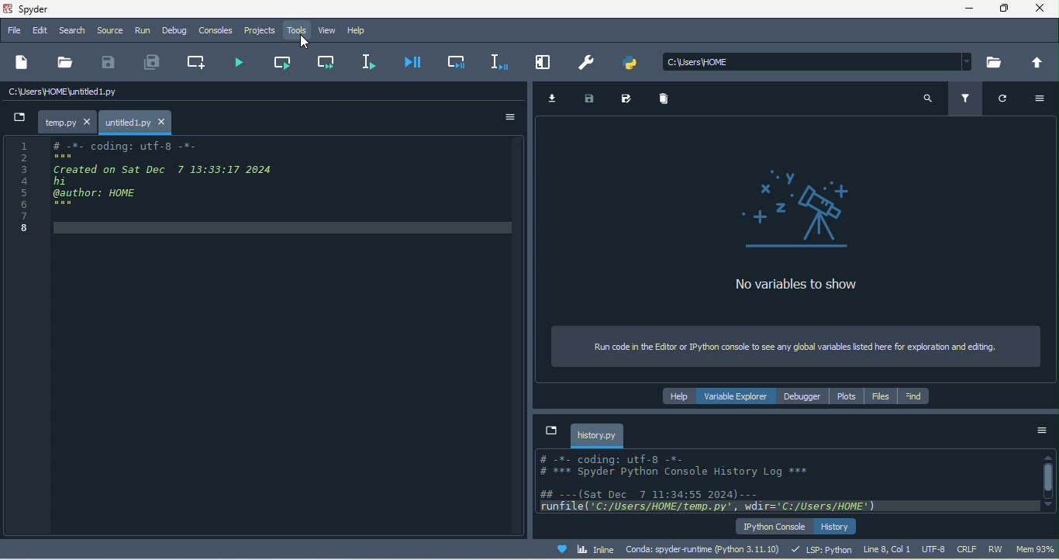 This screenshot has height=560, width=1059. What do you see at coordinates (589, 548) in the screenshot?
I see `inline` at bounding box center [589, 548].